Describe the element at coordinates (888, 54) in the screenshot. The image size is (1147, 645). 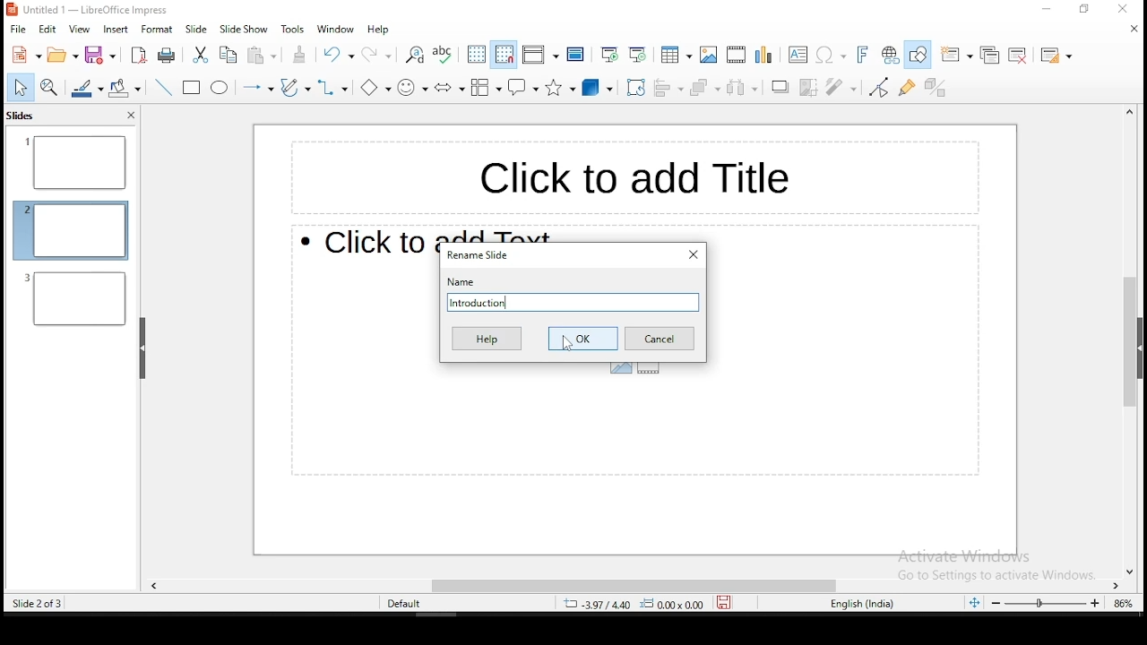
I see `insert hyperlink` at that location.